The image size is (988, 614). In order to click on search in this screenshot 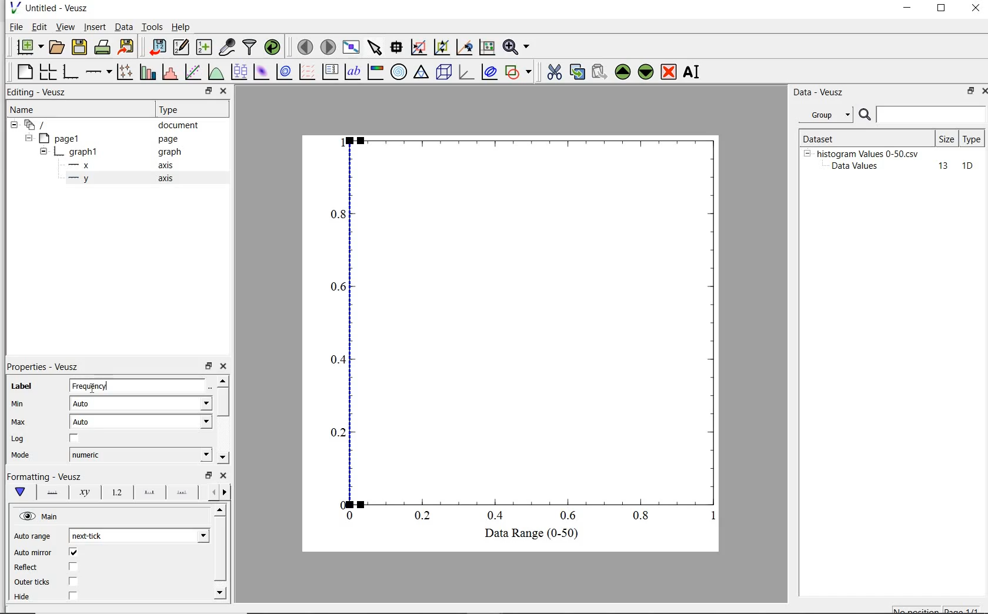, I will do `click(866, 115)`.